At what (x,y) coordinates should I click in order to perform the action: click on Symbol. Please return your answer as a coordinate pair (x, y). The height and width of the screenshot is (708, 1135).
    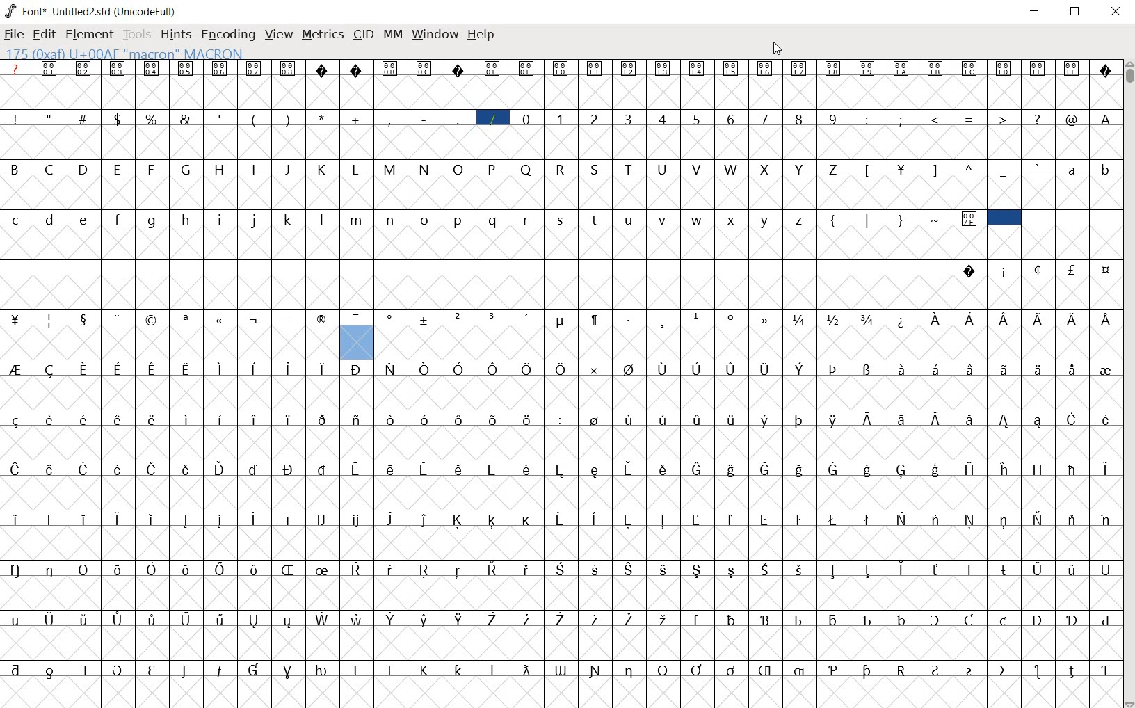
    Looking at the image, I should click on (595, 370).